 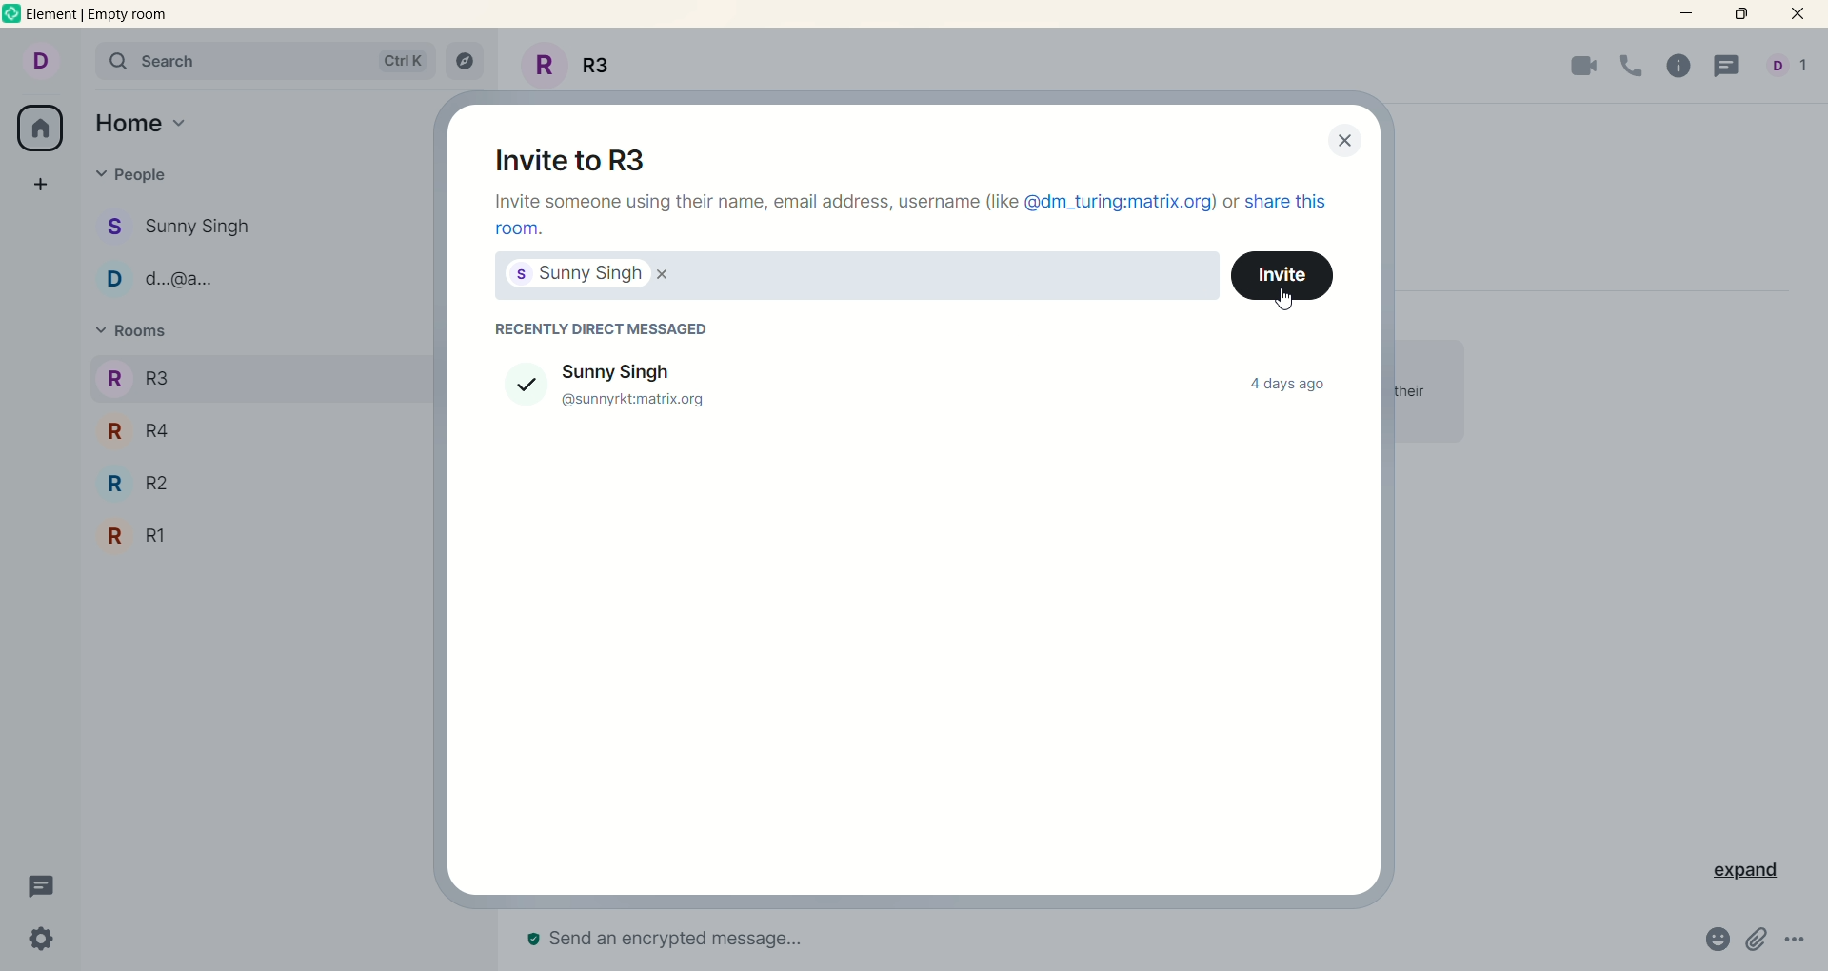 I want to click on rooms, so click(x=139, y=335).